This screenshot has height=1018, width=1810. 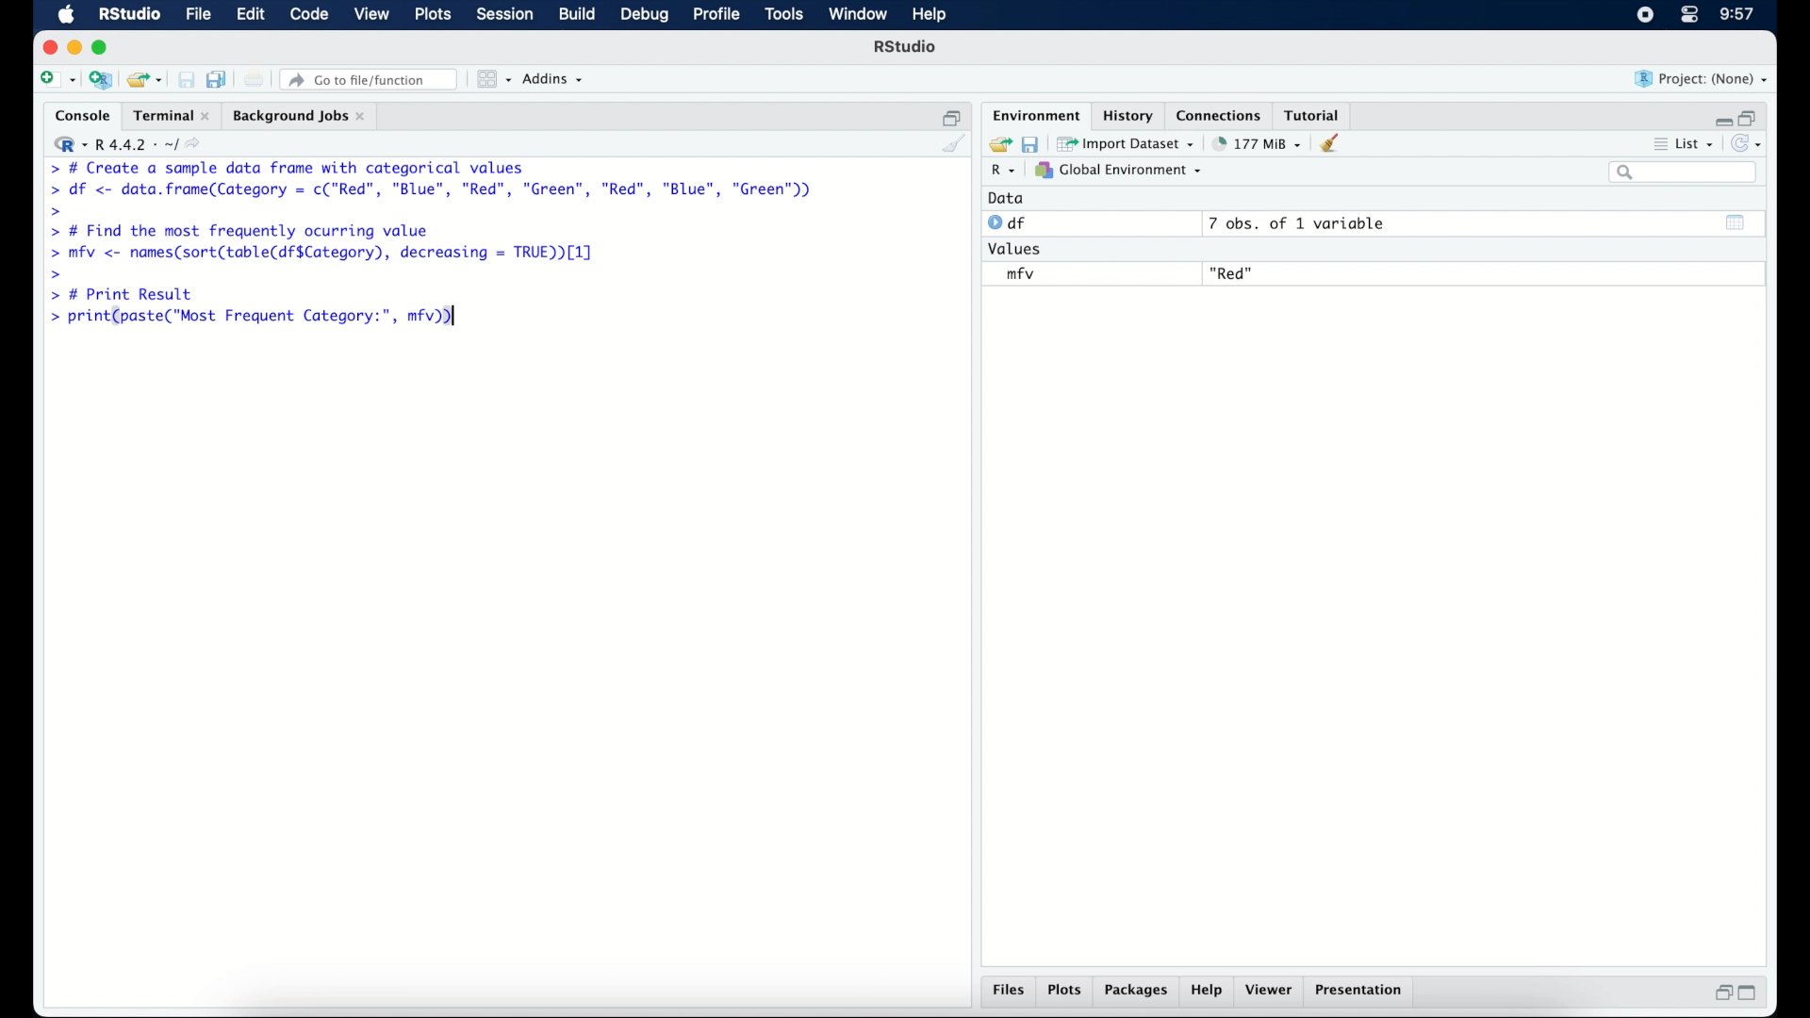 What do you see at coordinates (1336, 144) in the screenshot?
I see `clear` at bounding box center [1336, 144].